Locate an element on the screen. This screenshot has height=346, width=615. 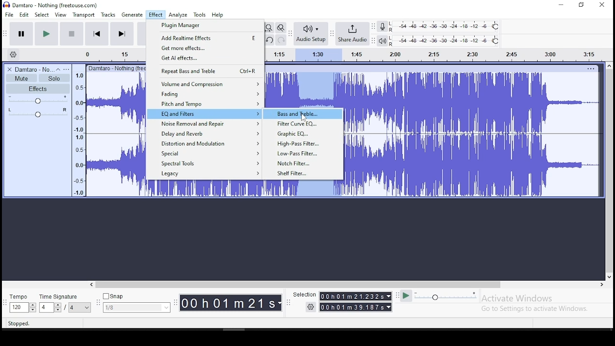
solo is located at coordinates (54, 78).